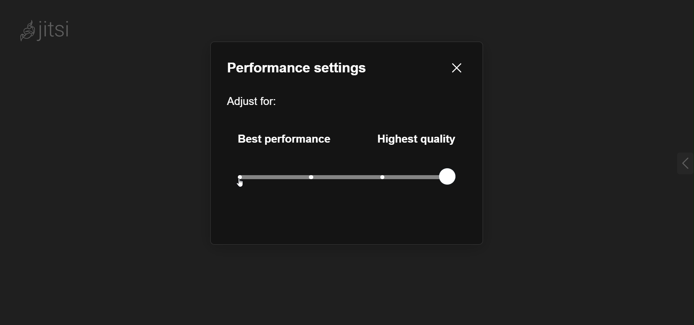 The width and height of the screenshot is (694, 325). What do you see at coordinates (51, 31) in the screenshot?
I see `jitsi` at bounding box center [51, 31].